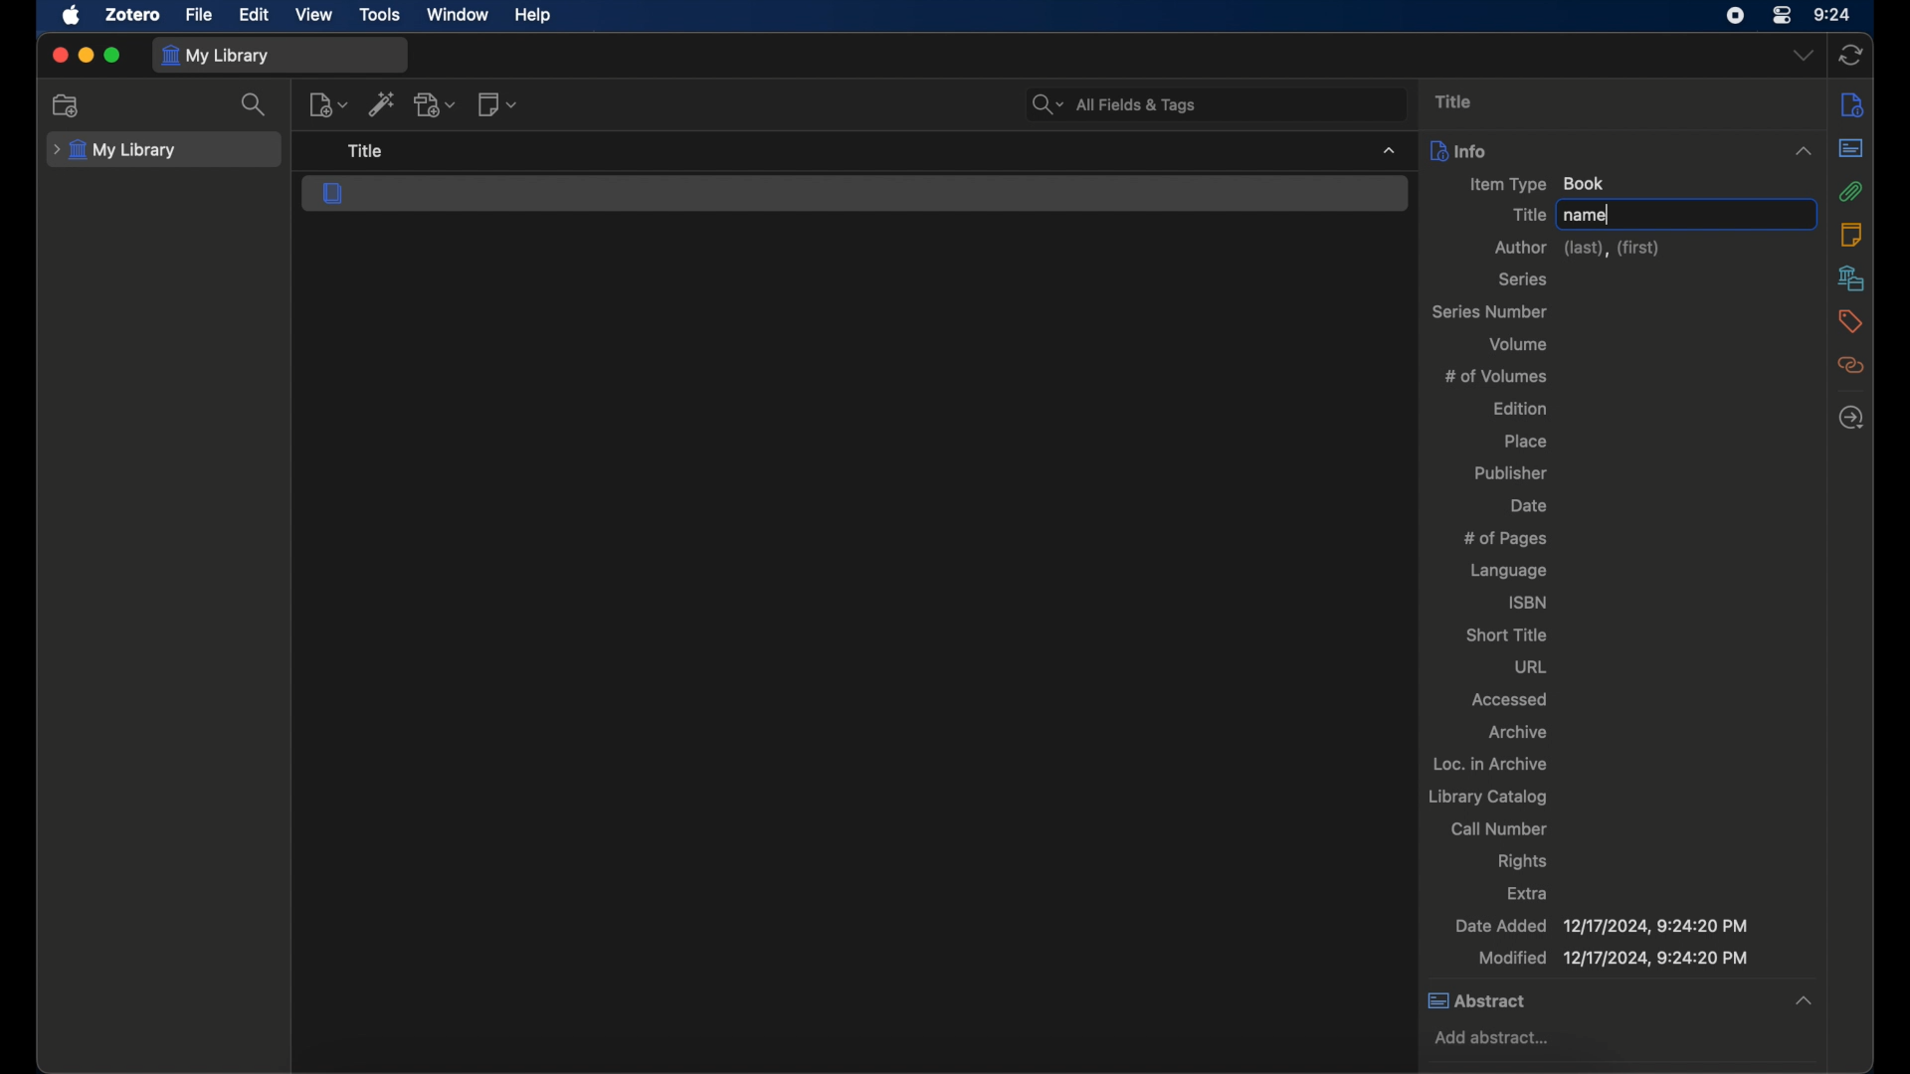 The height and width of the screenshot is (1074, 1910). What do you see at coordinates (532, 16) in the screenshot?
I see `help` at bounding box center [532, 16].